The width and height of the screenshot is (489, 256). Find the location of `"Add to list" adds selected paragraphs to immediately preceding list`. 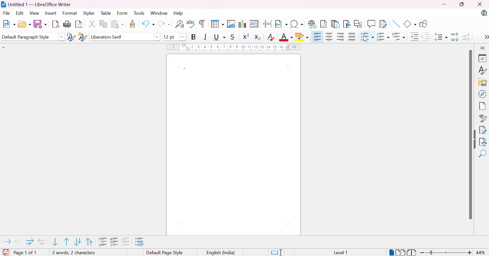

"Add to list" adds selected paragraphs to immediately preceding list is located at coordinates (126, 242).